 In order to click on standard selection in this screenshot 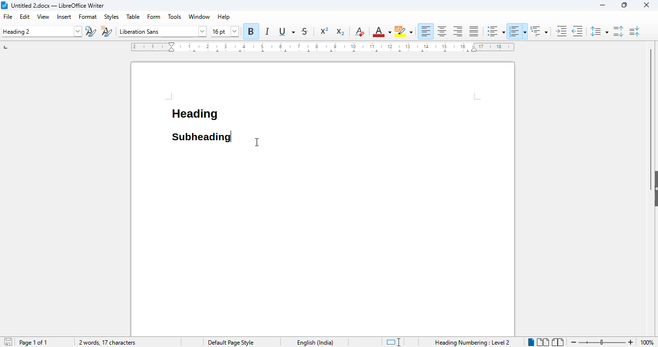, I will do `click(393, 342)`.